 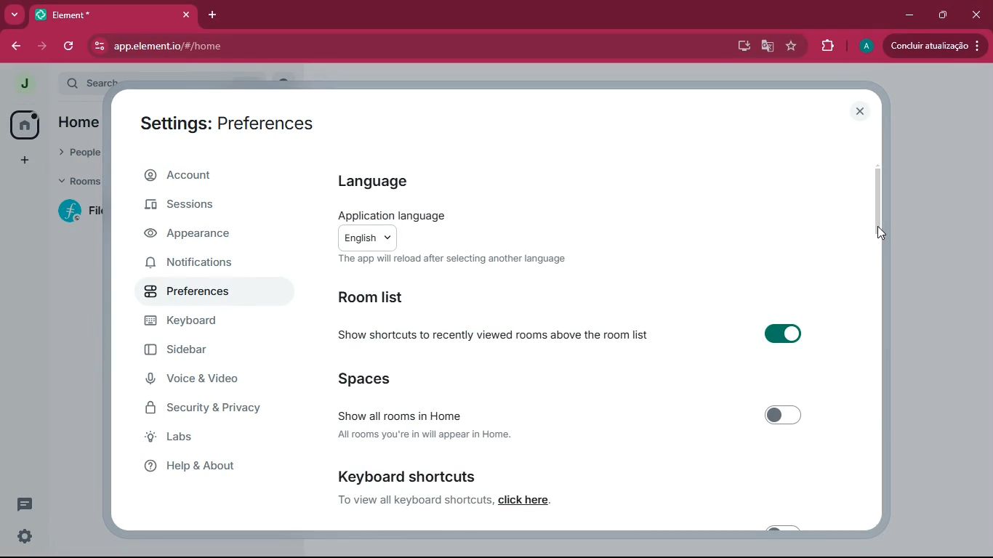 I want to click on minimize, so click(x=906, y=15).